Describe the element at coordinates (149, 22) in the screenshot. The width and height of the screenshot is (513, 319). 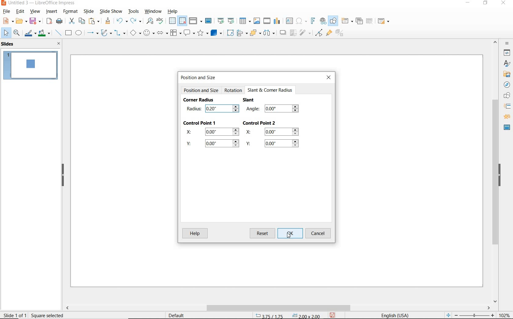
I see `find and replace` at that location.